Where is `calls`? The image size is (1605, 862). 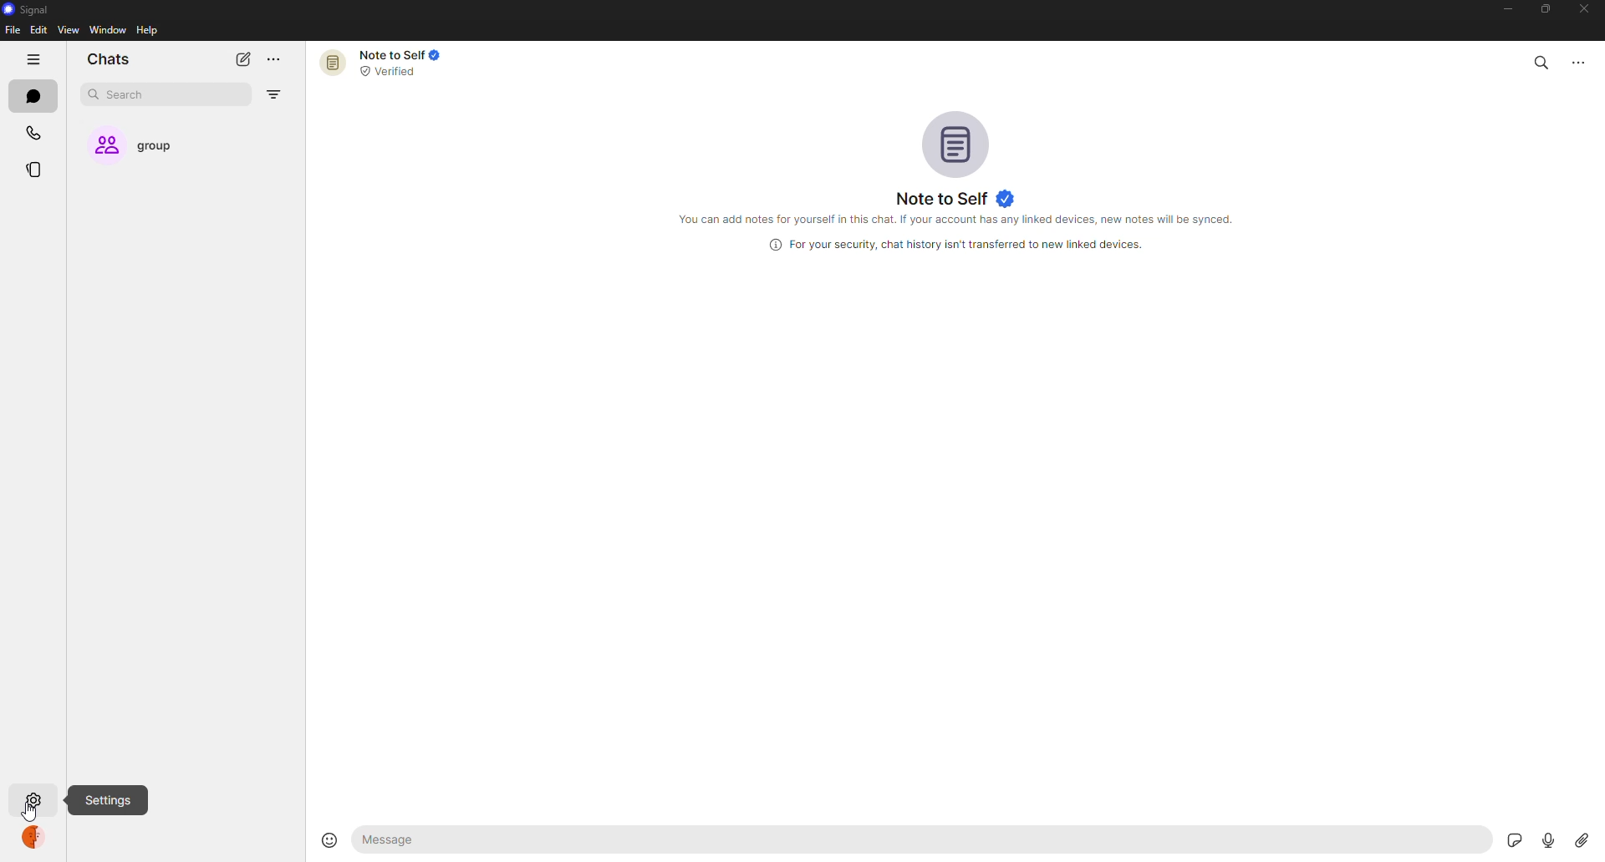
calls is located at coordinates (36, 134).